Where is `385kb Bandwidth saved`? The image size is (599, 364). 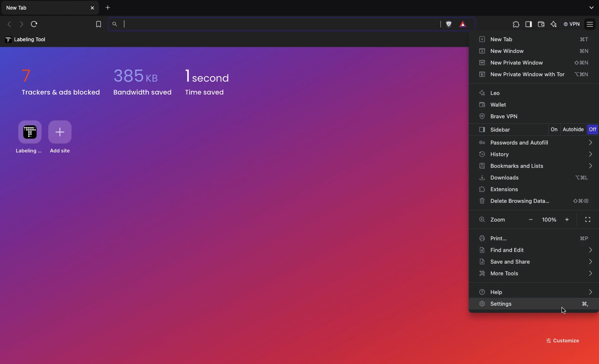 385kb Bandwidth saved is located at coordinates (144, 82).